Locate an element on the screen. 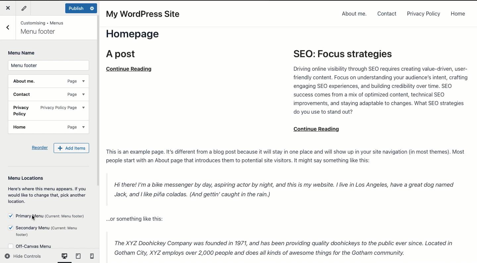 The height and width of the screenshot is (263, 477). computer View is located at coordinates (64, 257).